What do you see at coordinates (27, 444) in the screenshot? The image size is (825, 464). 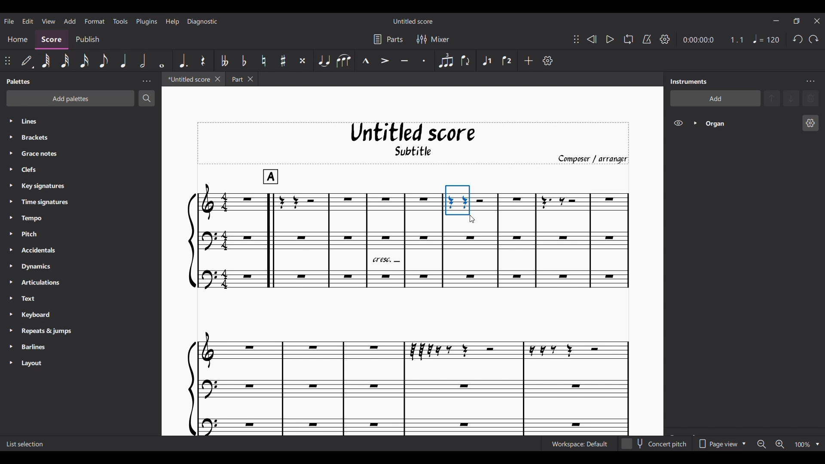 I see `Description of current selection` at bounding box center [27, 444].